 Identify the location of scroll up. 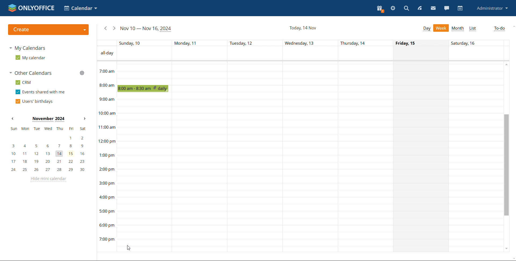
(513, 26).